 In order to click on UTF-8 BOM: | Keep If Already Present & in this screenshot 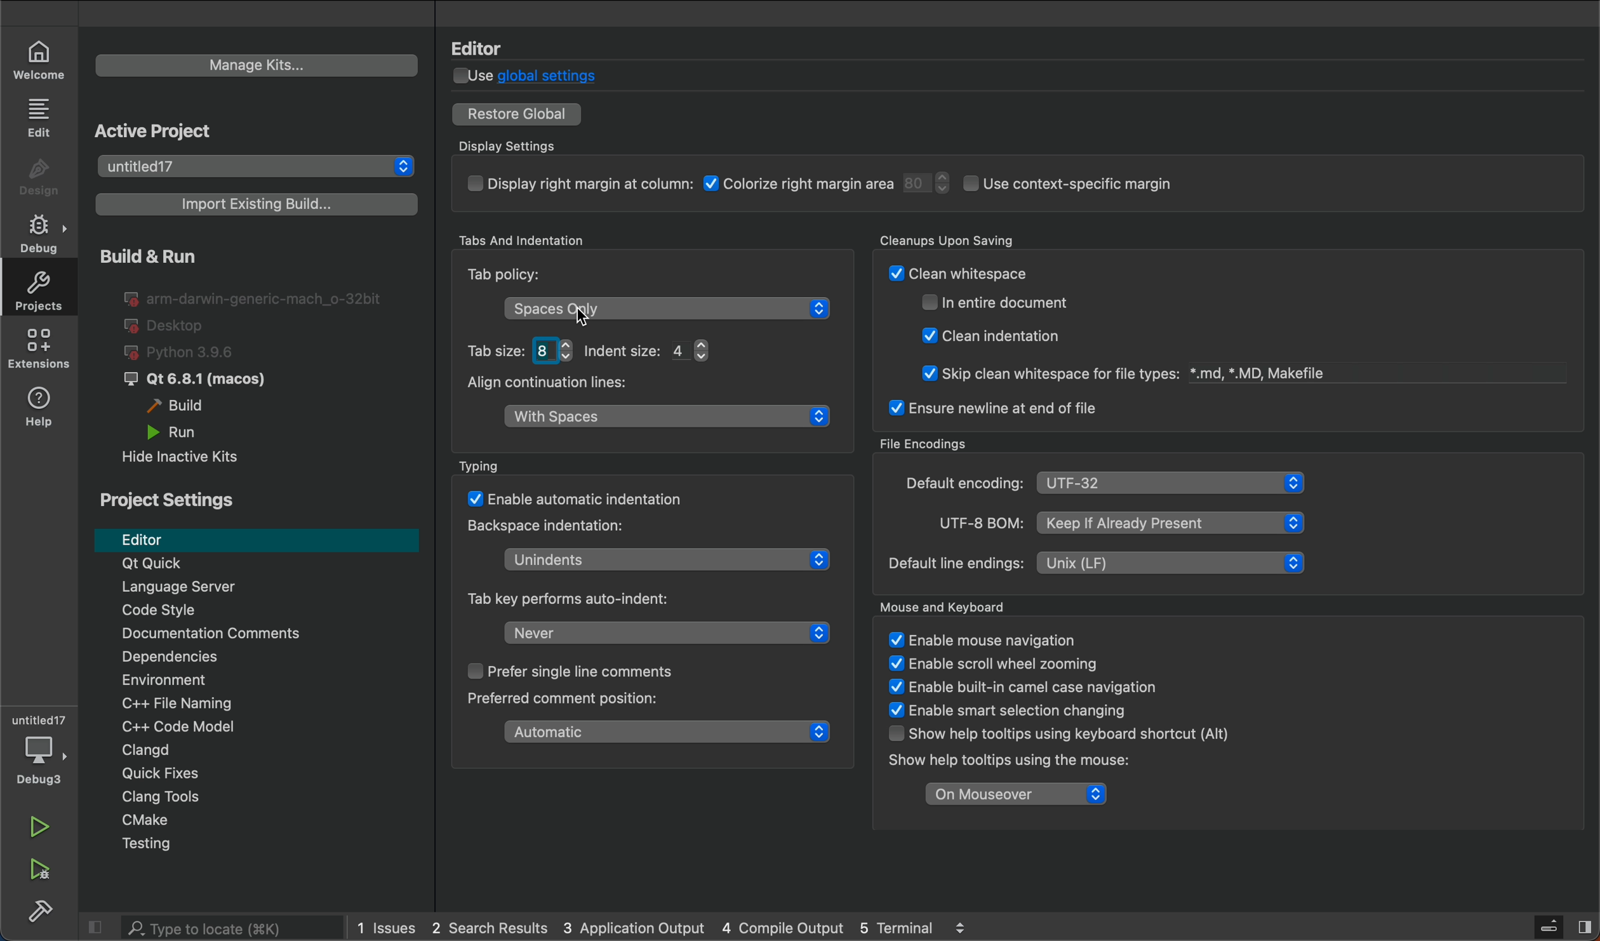, I will do `click(1107, 521)`.